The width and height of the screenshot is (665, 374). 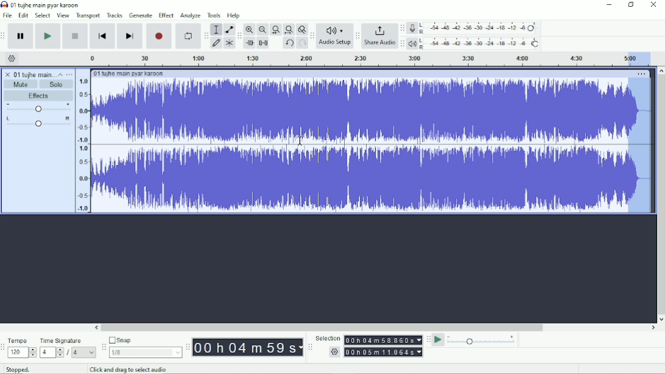 I want to click on Edit, so click(x=24, y=16).